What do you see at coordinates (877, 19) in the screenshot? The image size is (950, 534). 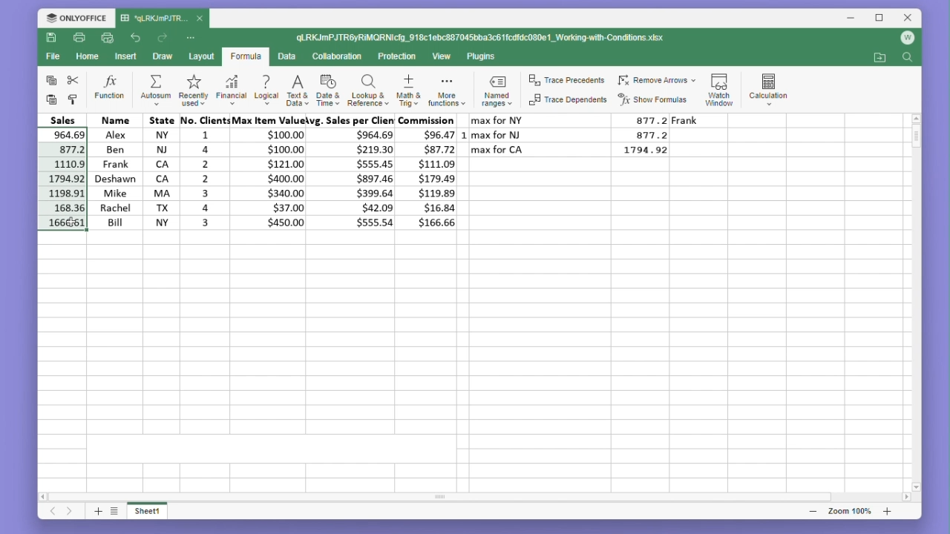 I see `Maximize` at bounding box center [877, 19].